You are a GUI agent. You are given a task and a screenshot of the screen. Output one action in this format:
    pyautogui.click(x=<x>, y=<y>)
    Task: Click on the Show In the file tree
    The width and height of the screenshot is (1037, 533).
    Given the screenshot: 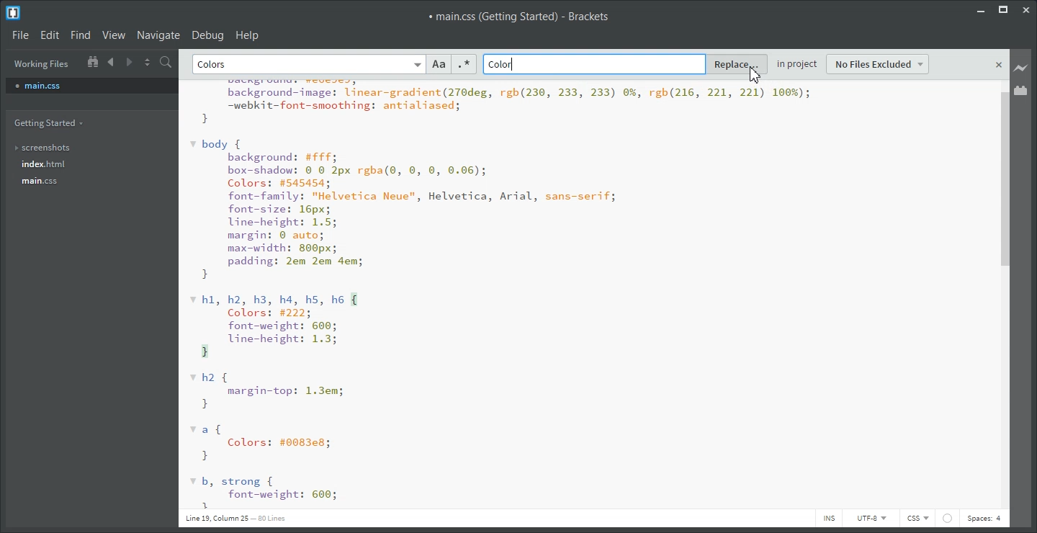 What is the action you would take?
    pyautogui.click(x=92, y=61)
    